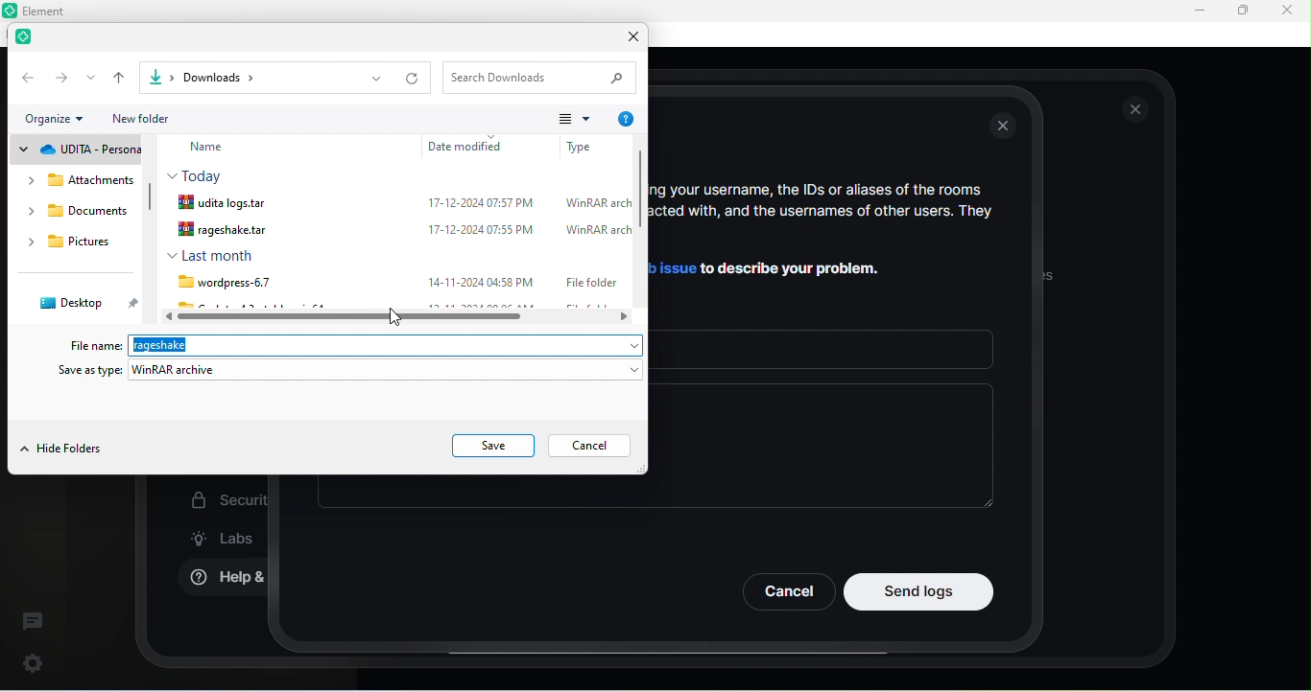  What do you see at coordinates (392, 315) in the screenshot?
I see `cursor` at bounding box center [392, 315].